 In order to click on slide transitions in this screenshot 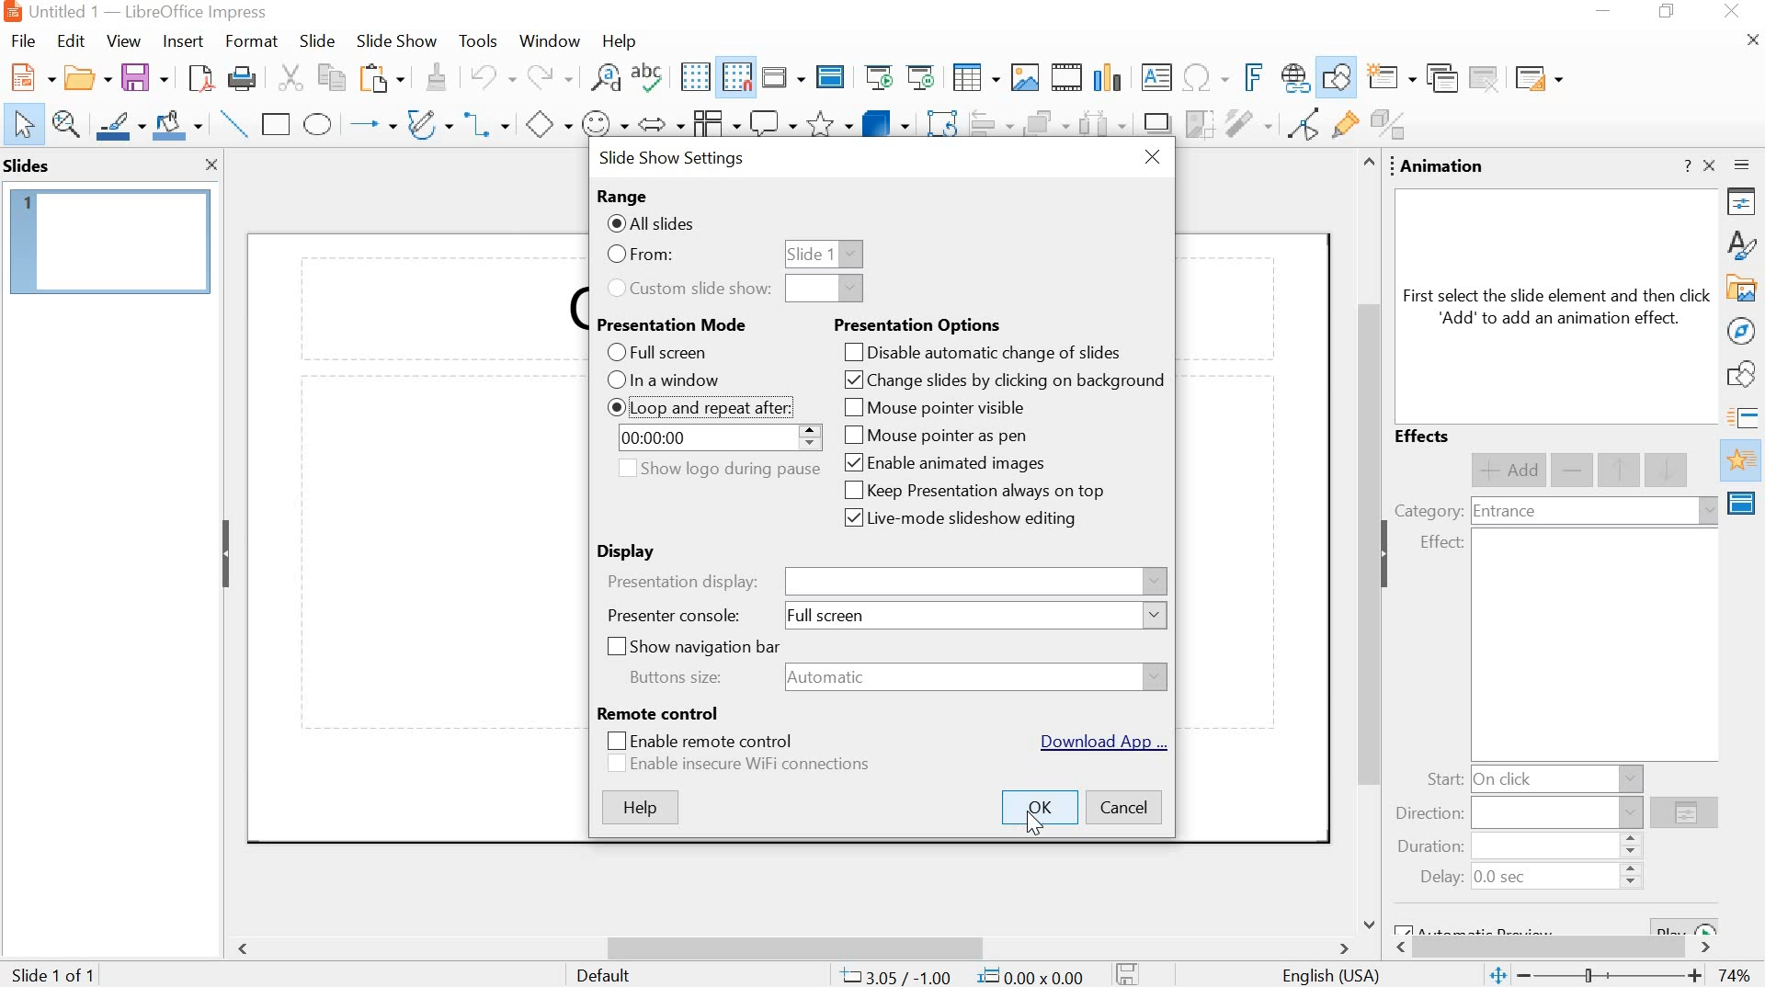, I will do `click(1745, 418)`.